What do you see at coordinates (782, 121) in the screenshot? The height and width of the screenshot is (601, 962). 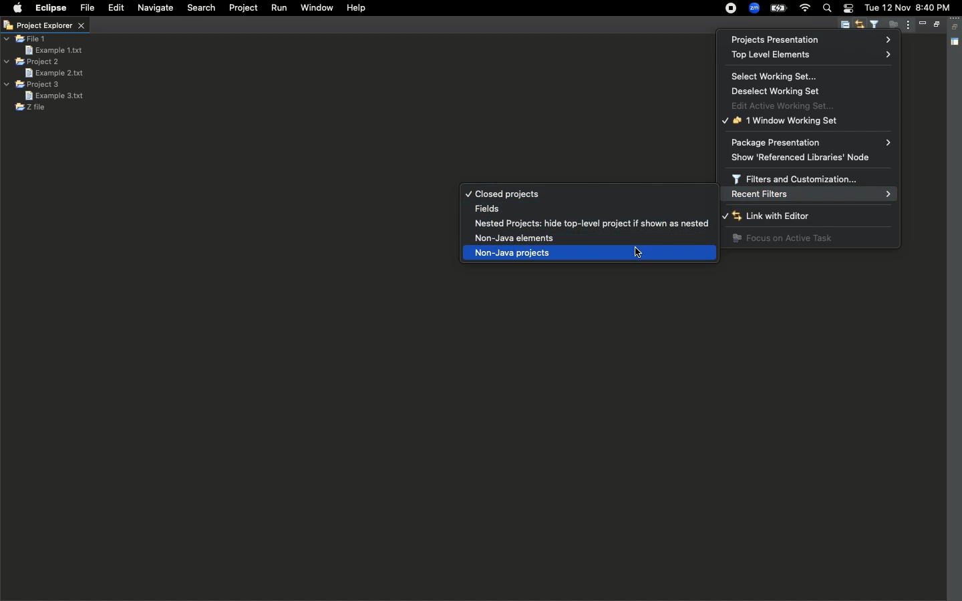 I see `1 window working set` at bounding box center [782, 121].